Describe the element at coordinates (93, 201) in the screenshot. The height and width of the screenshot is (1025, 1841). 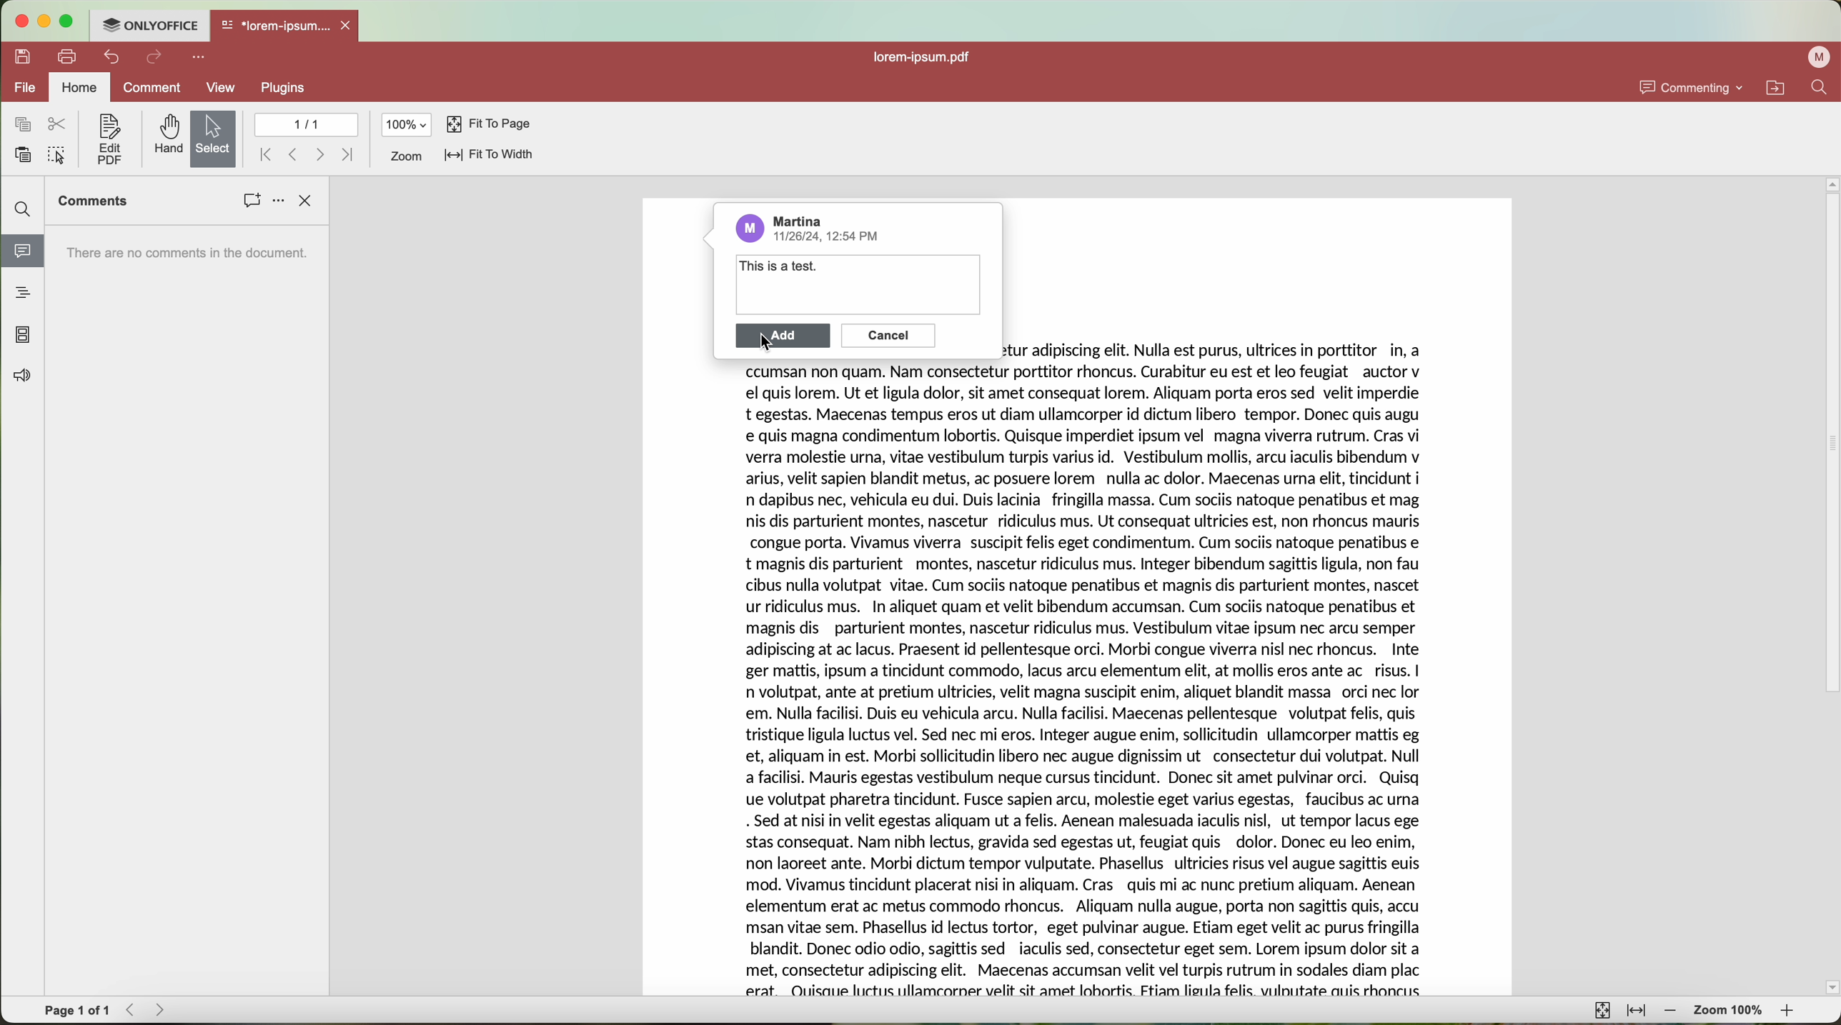
I see `comments` at that location.